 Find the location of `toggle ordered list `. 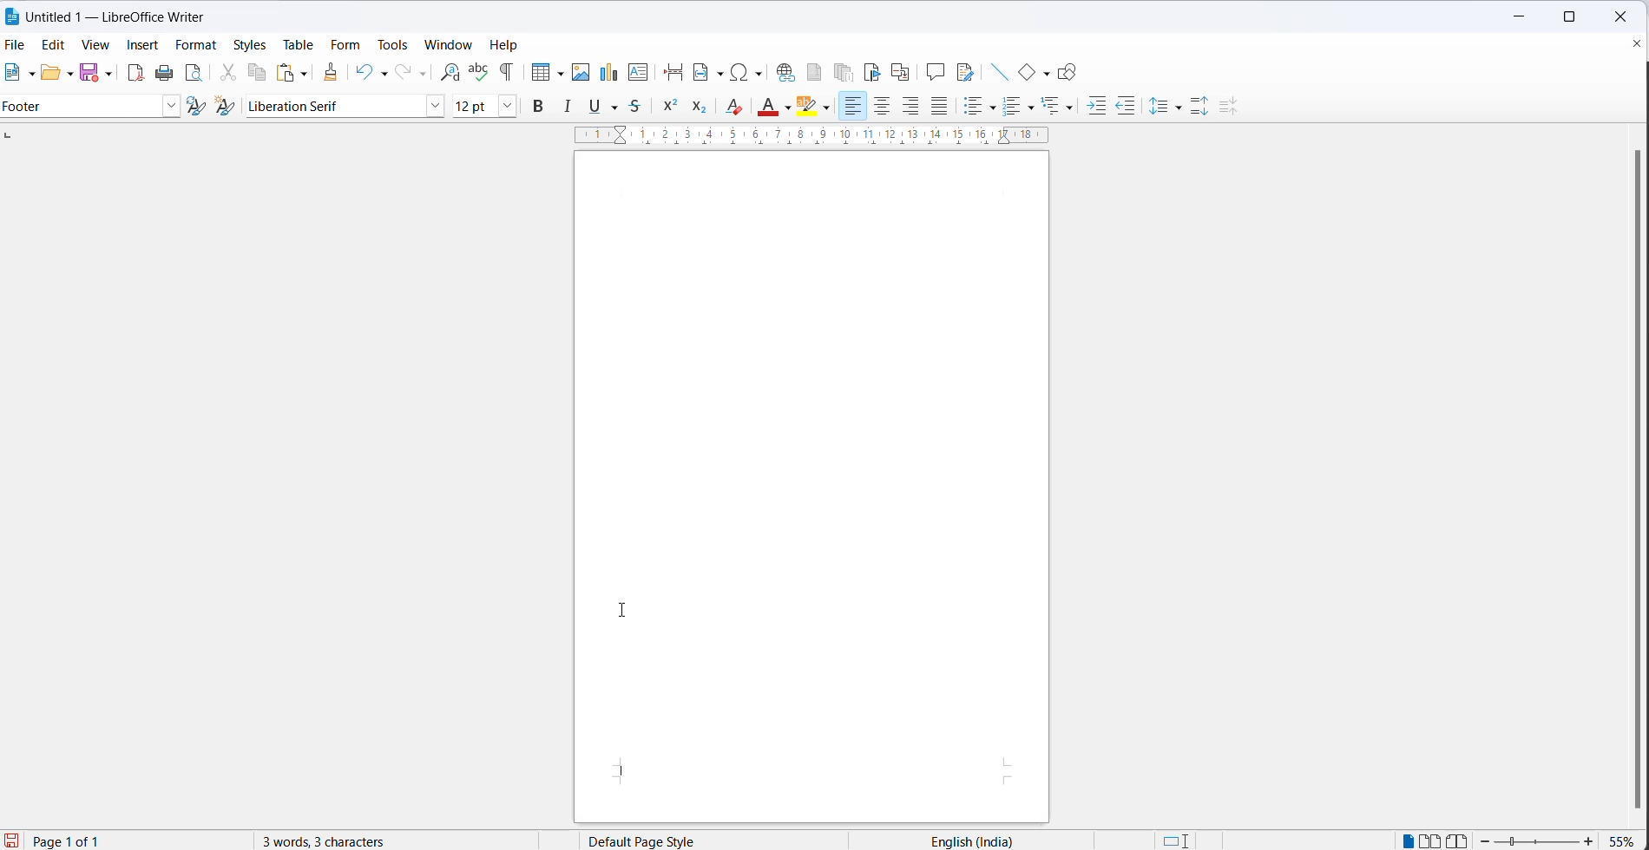

toggle ordered list  is located at coordinates (976, 108).